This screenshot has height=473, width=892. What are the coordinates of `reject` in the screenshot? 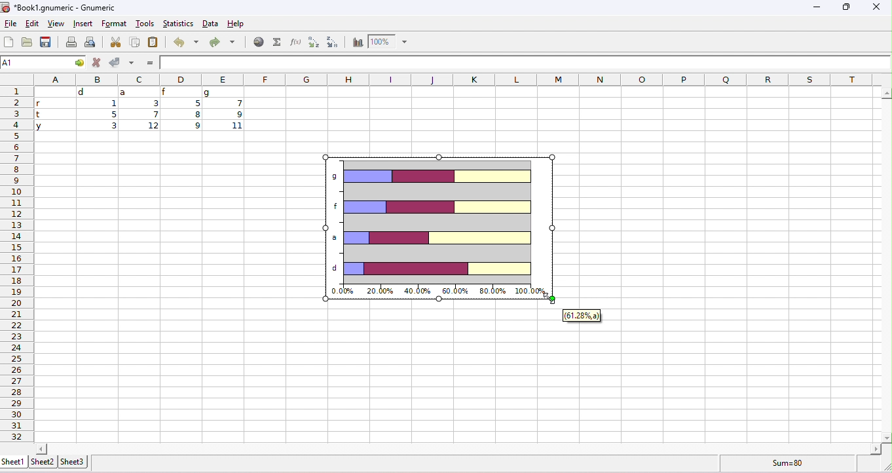 It's located at (96, 62).